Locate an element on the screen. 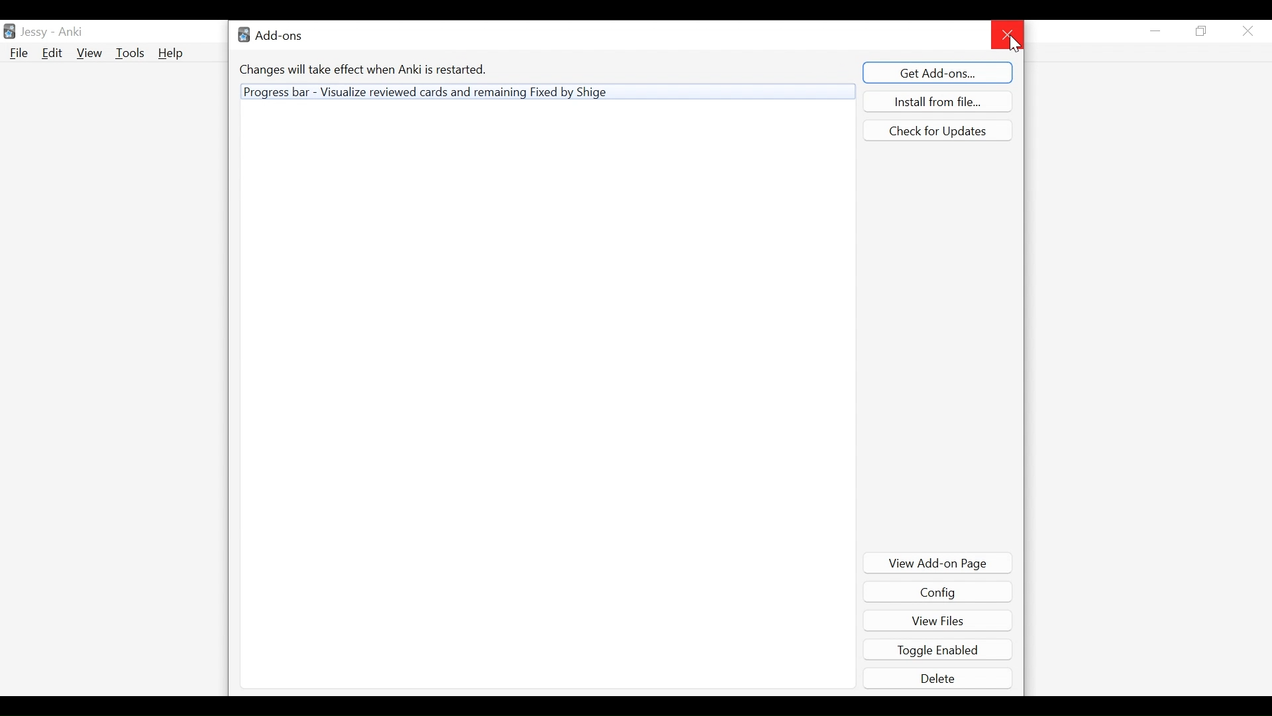  Install from file is located at coordinates (937, 101).